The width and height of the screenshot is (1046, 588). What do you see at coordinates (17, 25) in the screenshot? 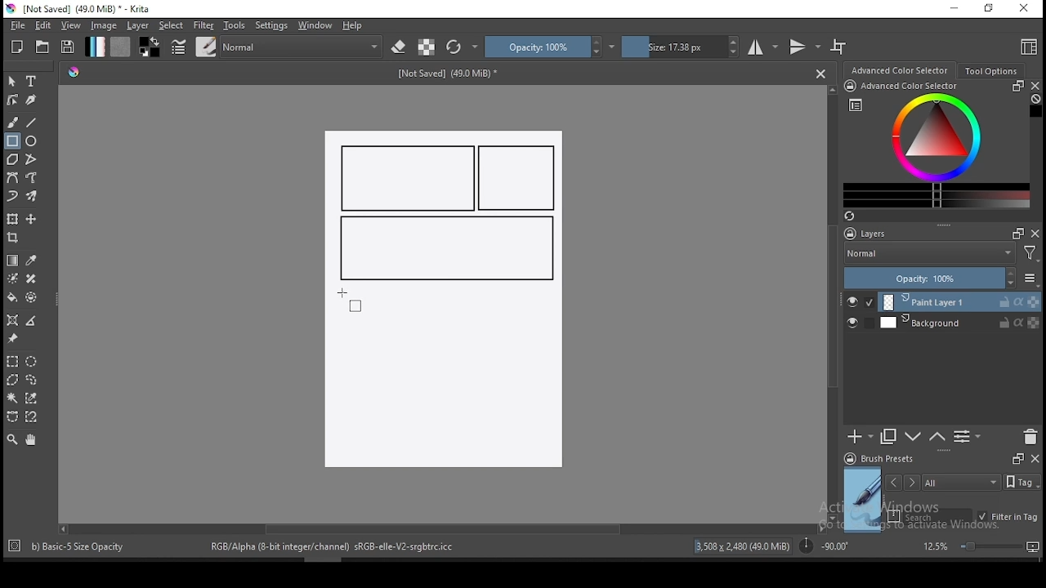
I see `file` at bounding box center [17, 25].